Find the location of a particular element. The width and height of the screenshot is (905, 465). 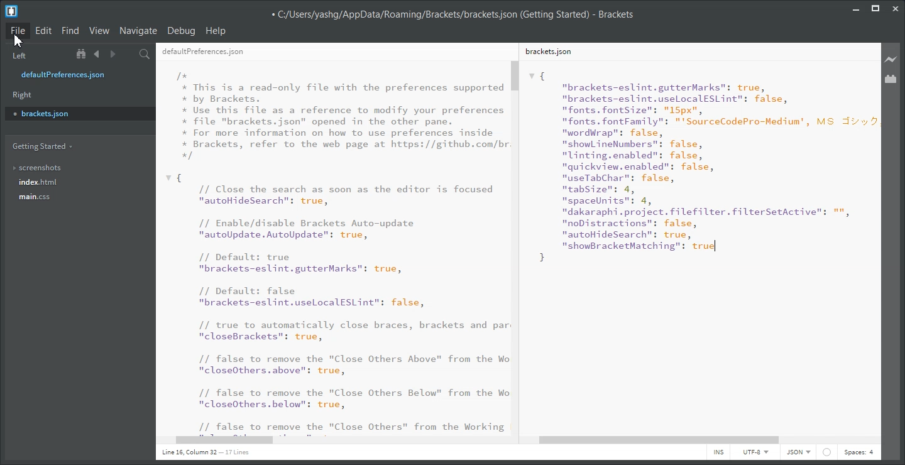

brackets.json is located at coordinates (547, 51).